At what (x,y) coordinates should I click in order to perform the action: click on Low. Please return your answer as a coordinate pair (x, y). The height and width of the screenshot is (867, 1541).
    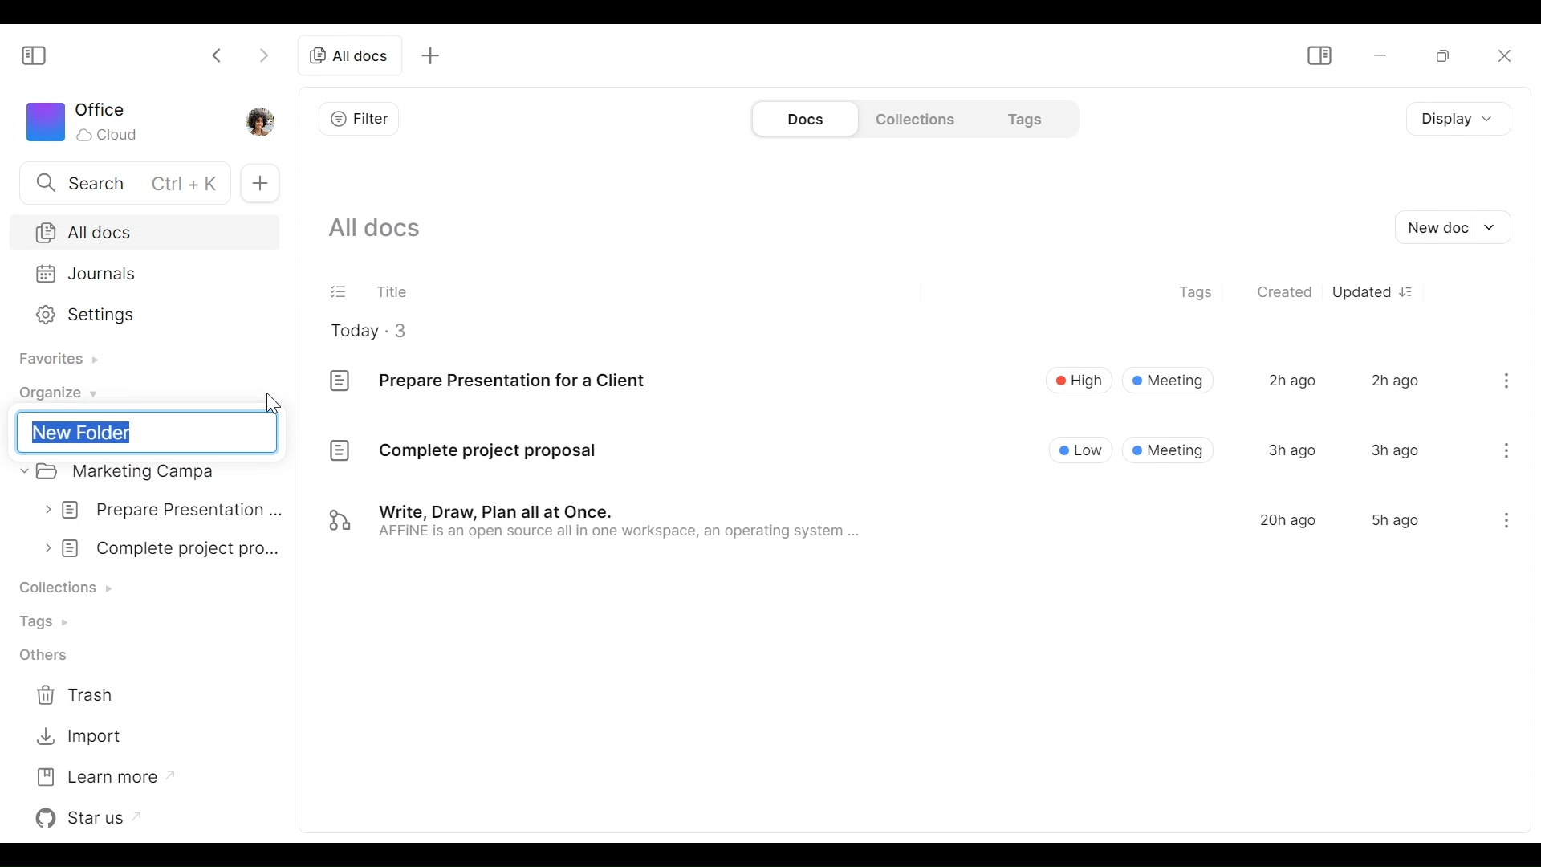
    Looking at the image, I should click on (1082, 449).